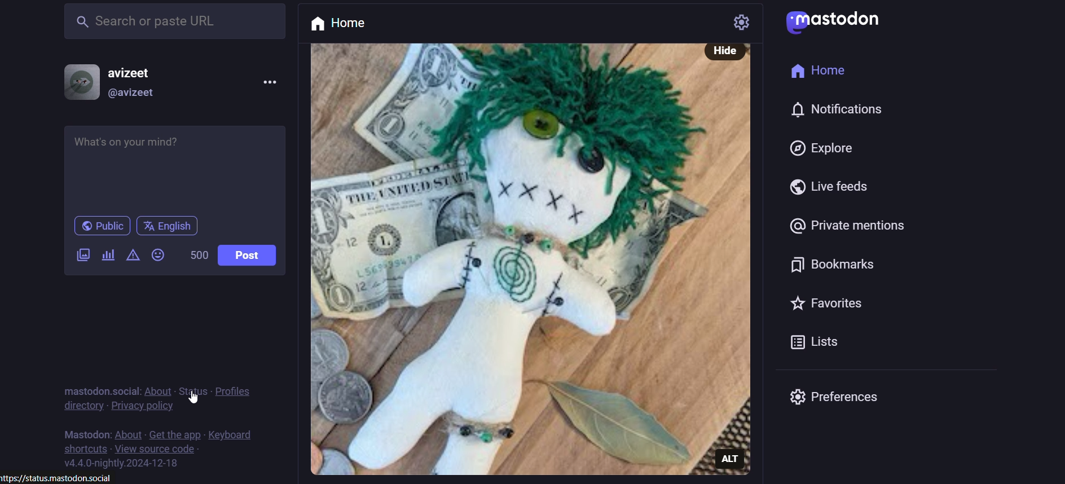 This screenshot has height=484, width=1065. What do you see at coordinates (140, 73) in the screenshot?
I see `username` at bounding box center [140, 73].